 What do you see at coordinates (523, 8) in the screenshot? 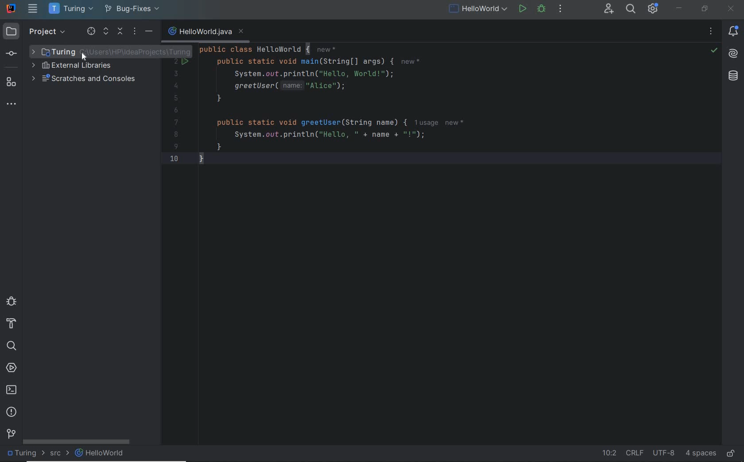
I see `run` at bounding box center [523, 8].